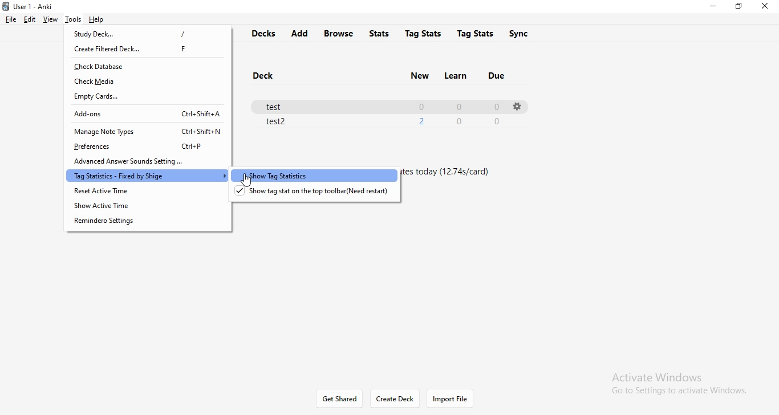 This screenshot has width=779, height=415. I want to click on show tag on the .., so click(319, 195).